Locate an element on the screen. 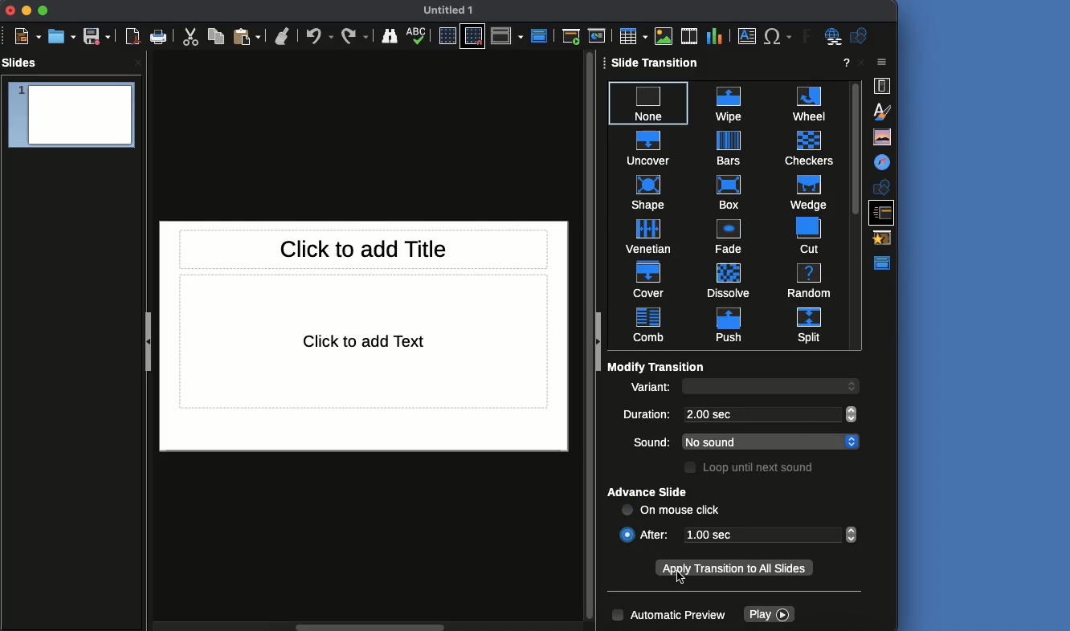 The image size is (1070, 631). Start from first slide is located at coordinates (570, 37).